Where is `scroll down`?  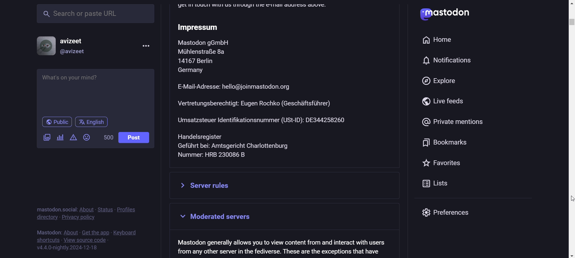 scroll down is located at coordinates (568, 256).